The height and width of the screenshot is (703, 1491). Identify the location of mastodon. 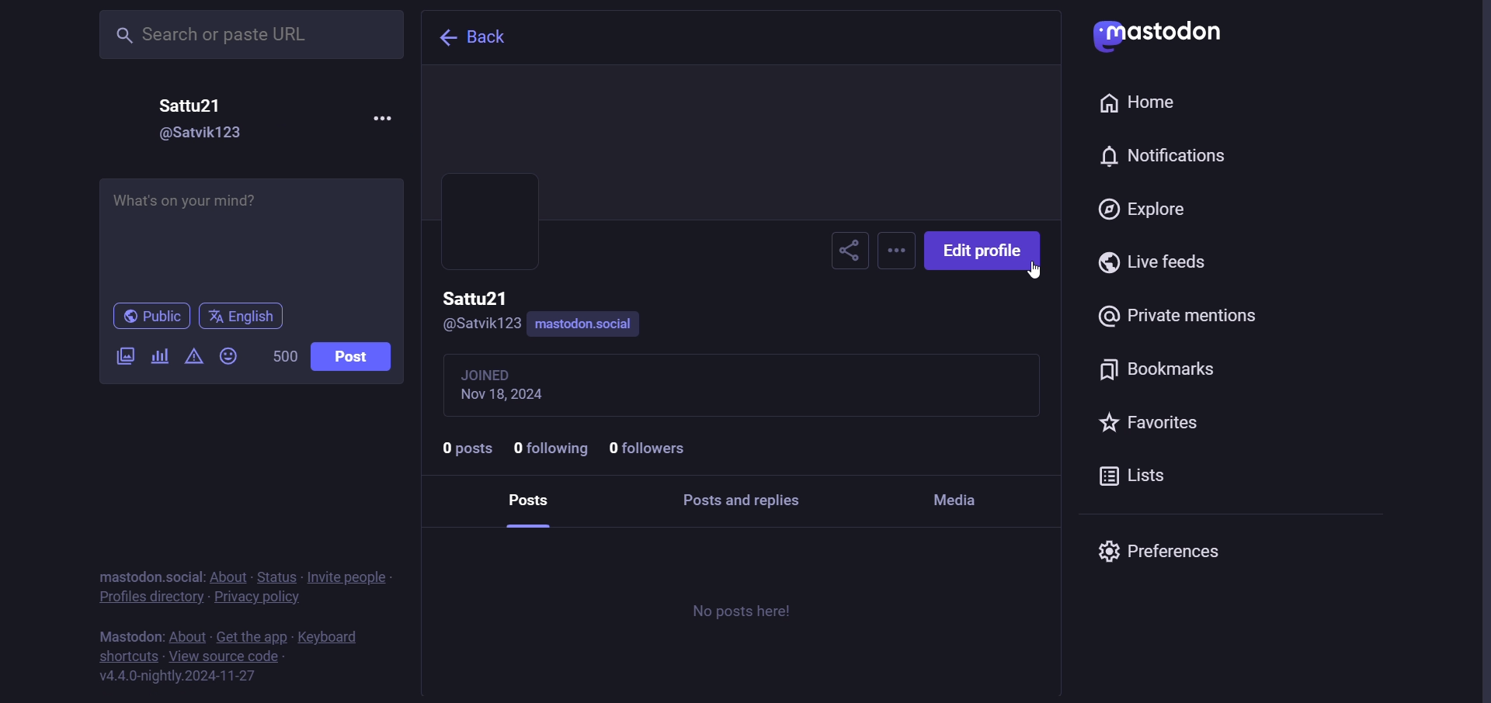
(125, 575).